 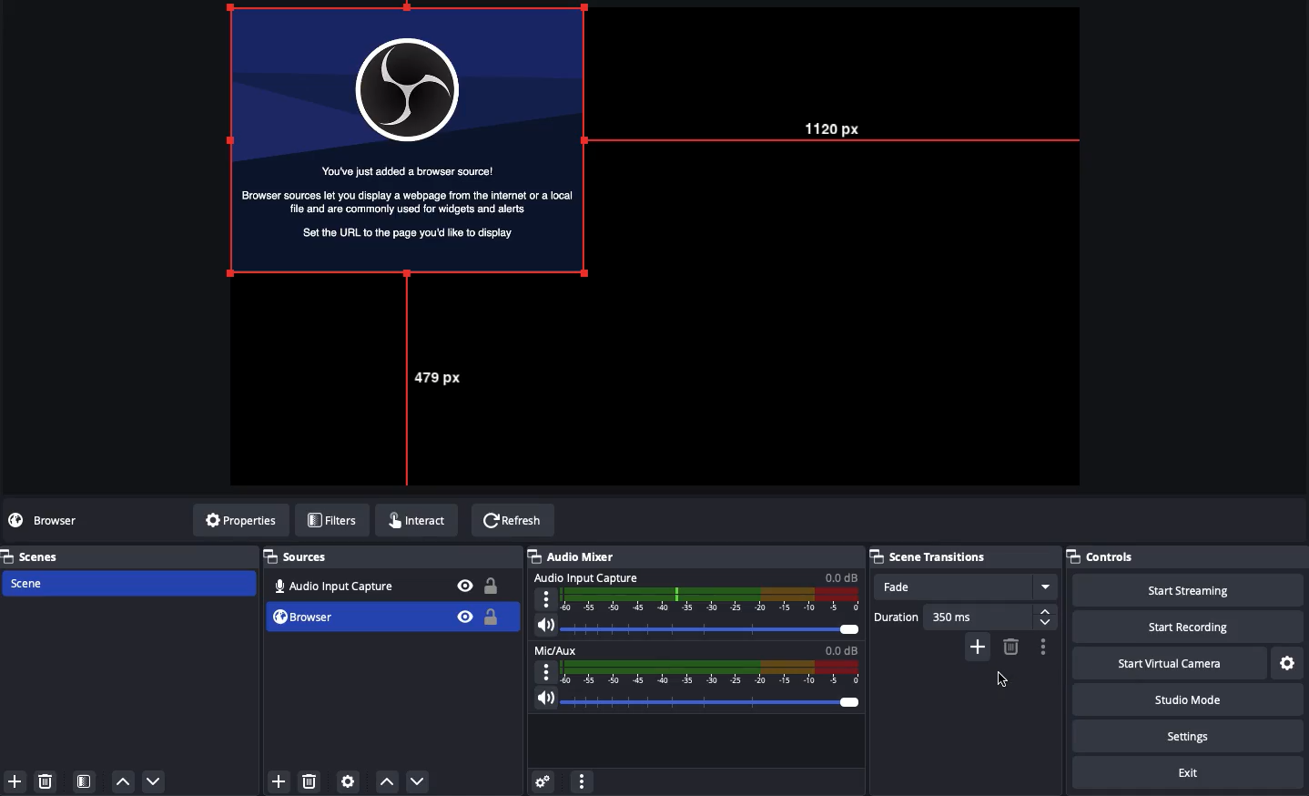 I want to click on Add, so click(x=279, y=781).